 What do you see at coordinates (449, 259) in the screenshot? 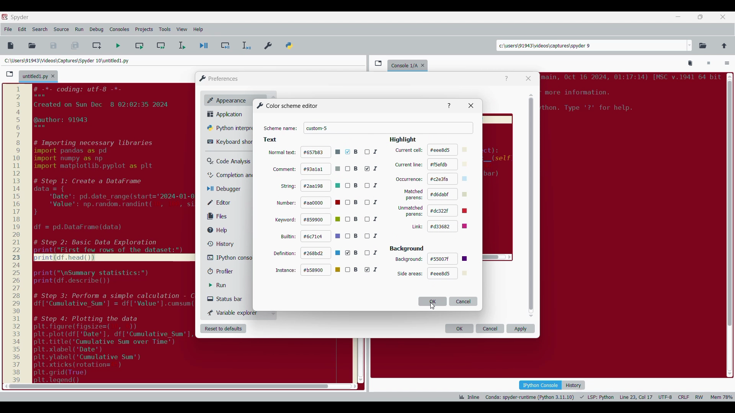
I see `#88121e` at bounding box center [449, 259].